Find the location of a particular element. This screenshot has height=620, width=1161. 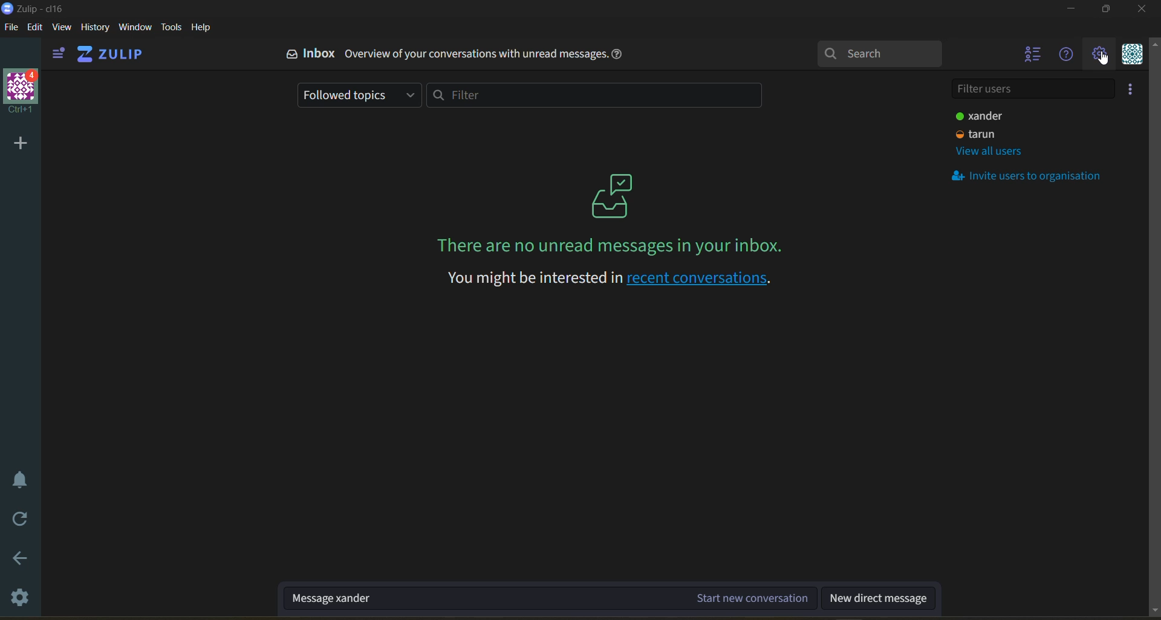

search is located at coordinates (879, 53).